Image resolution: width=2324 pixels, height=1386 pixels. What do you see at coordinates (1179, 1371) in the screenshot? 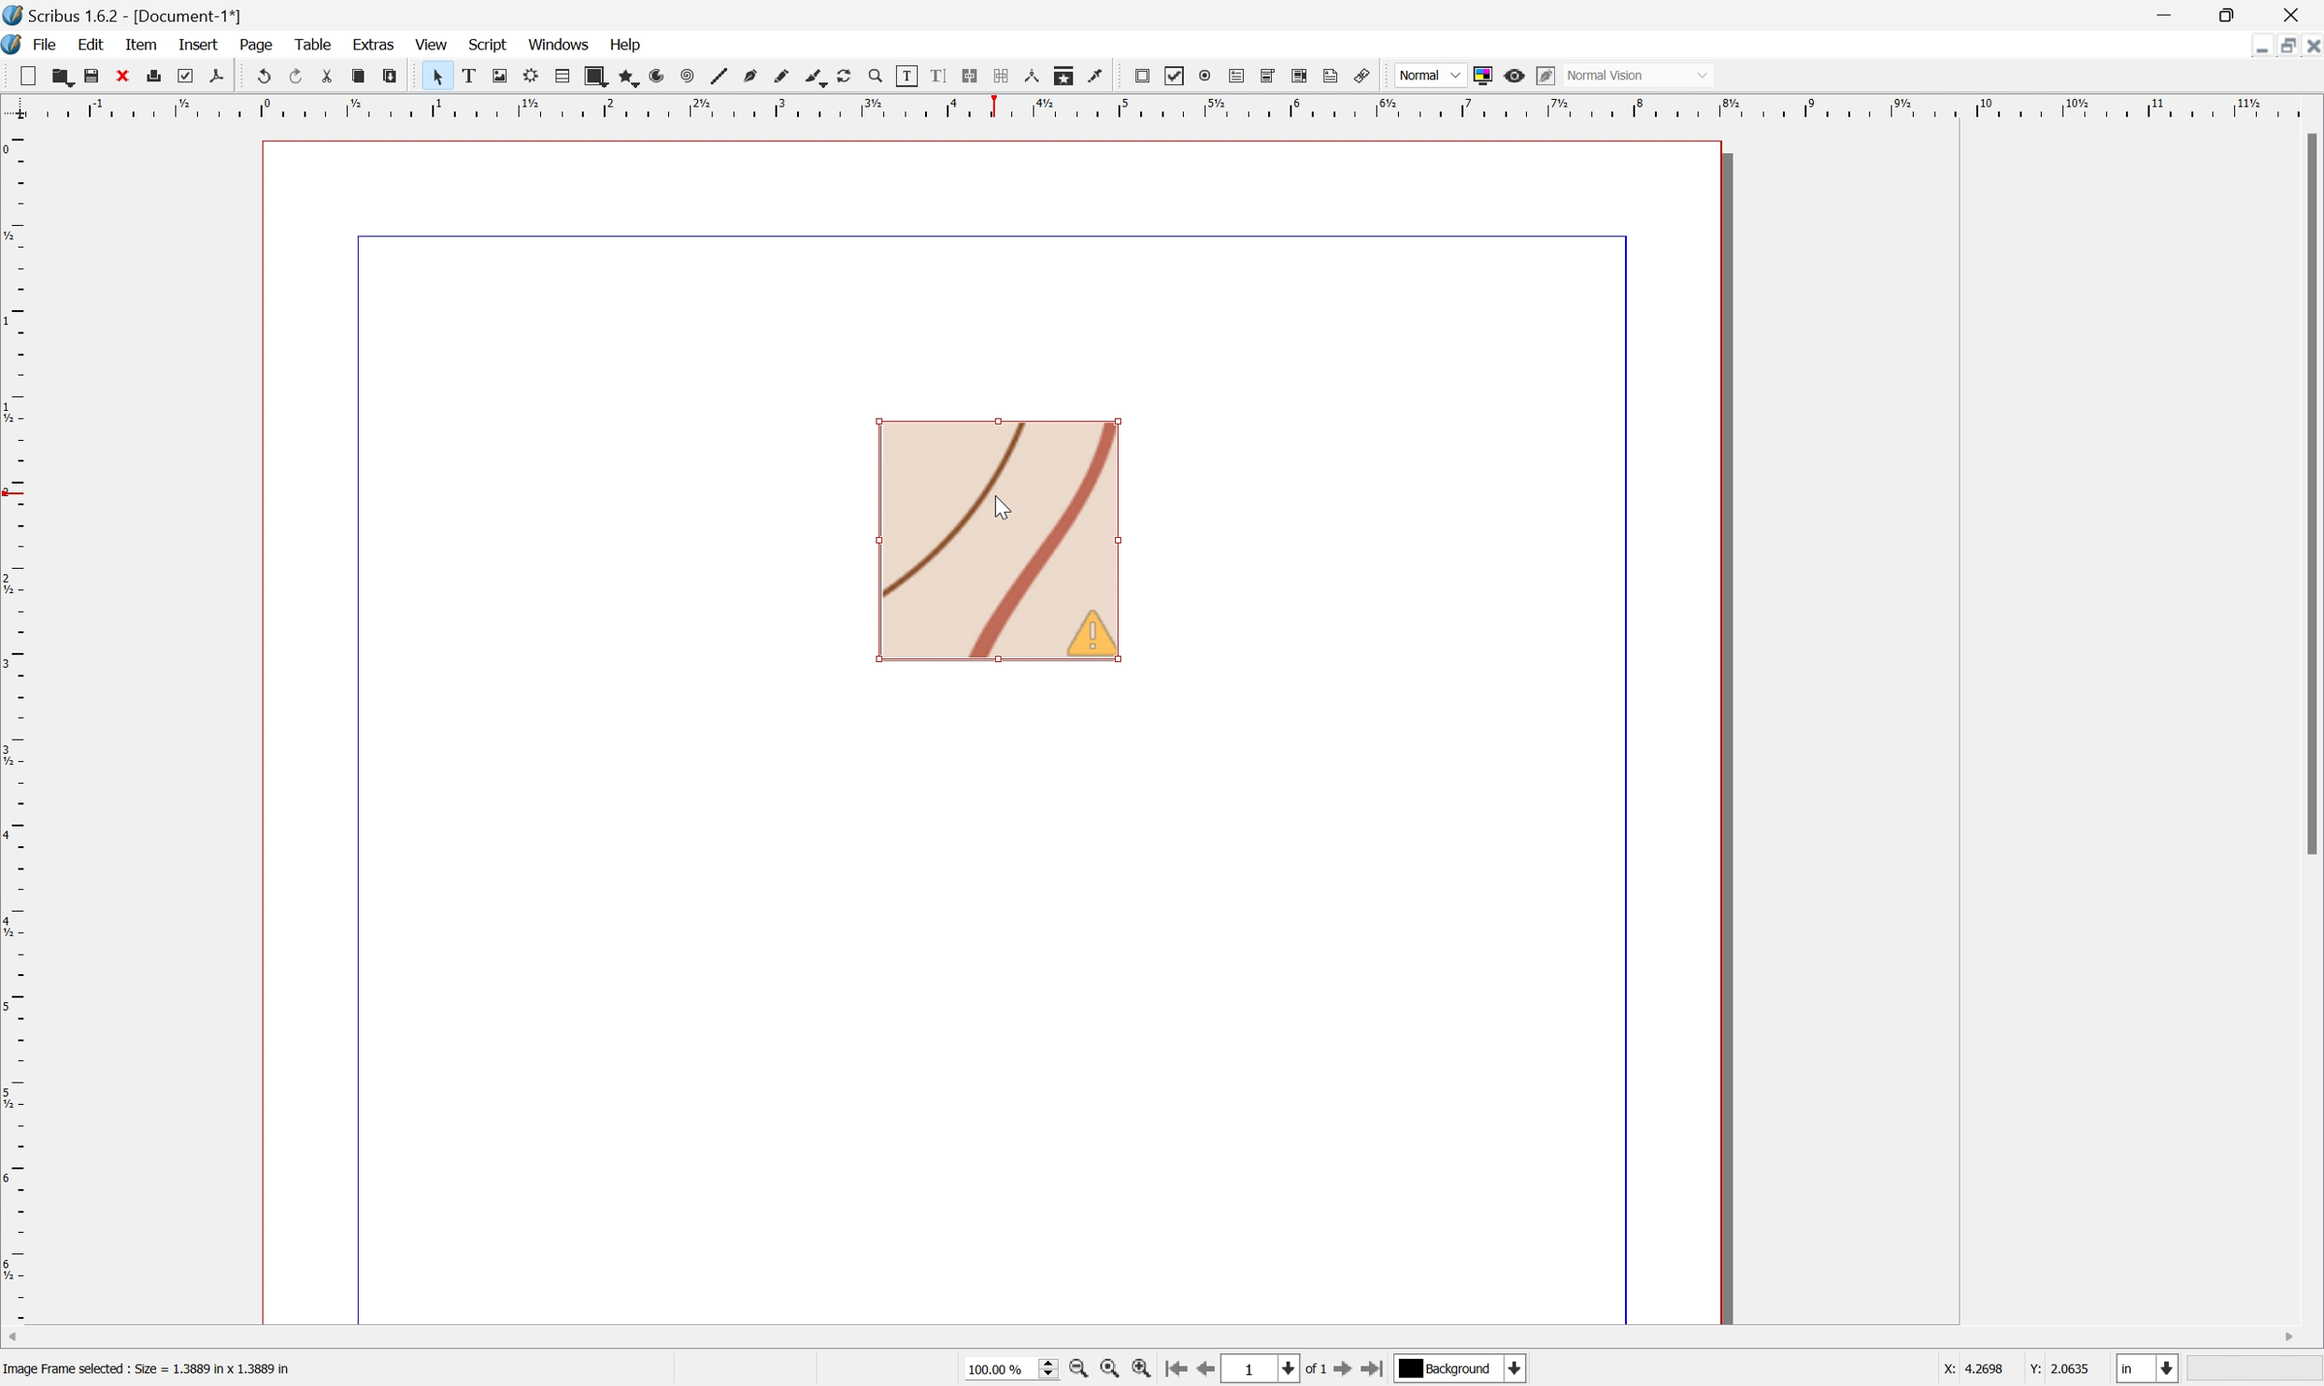
I see `Go to the first page` at bounding box center [1179, 1371].